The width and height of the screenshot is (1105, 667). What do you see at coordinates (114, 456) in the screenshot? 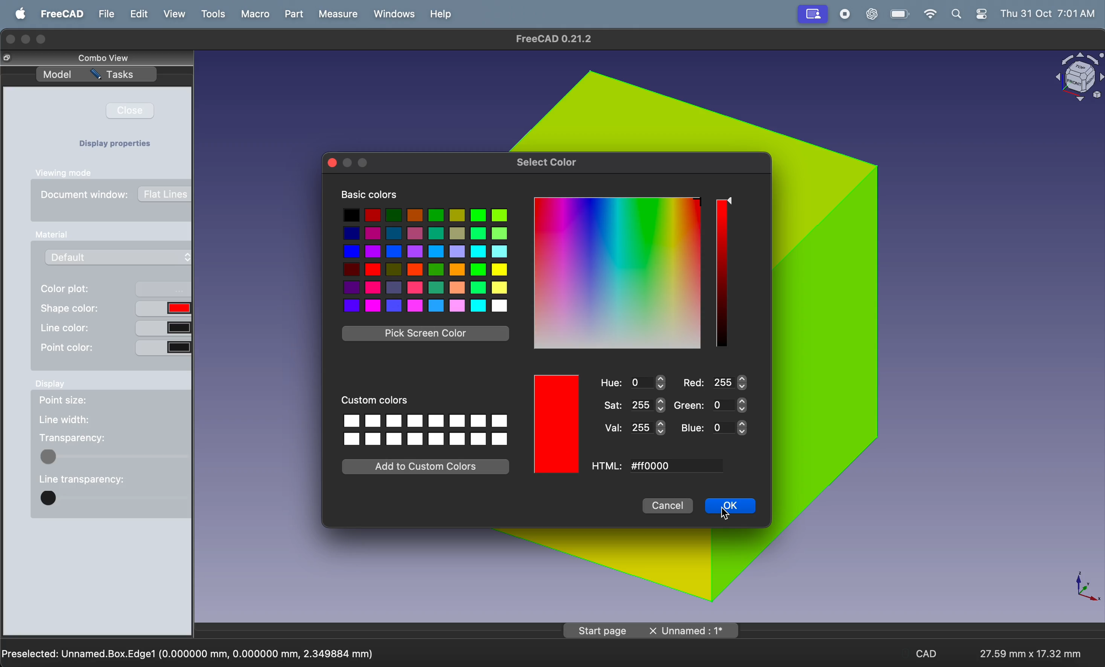
I see `toogle` at bounding box center [114, 456].